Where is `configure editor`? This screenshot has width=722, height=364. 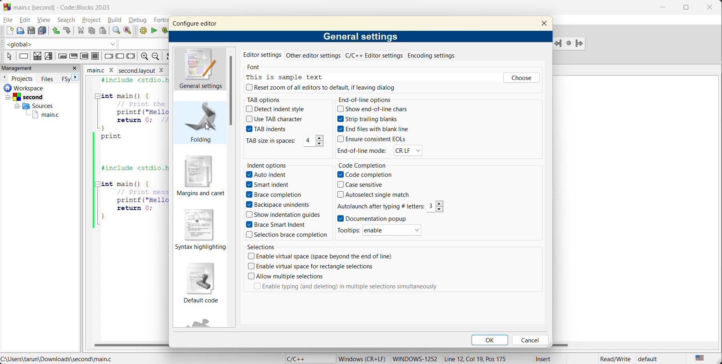 configure editor is located at coordinates (199, 24).